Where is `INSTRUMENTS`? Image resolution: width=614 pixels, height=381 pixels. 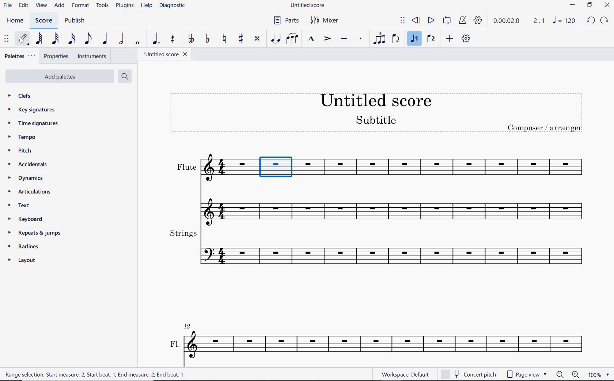
INSTRUMENTS is located at coordinates (93, 57).